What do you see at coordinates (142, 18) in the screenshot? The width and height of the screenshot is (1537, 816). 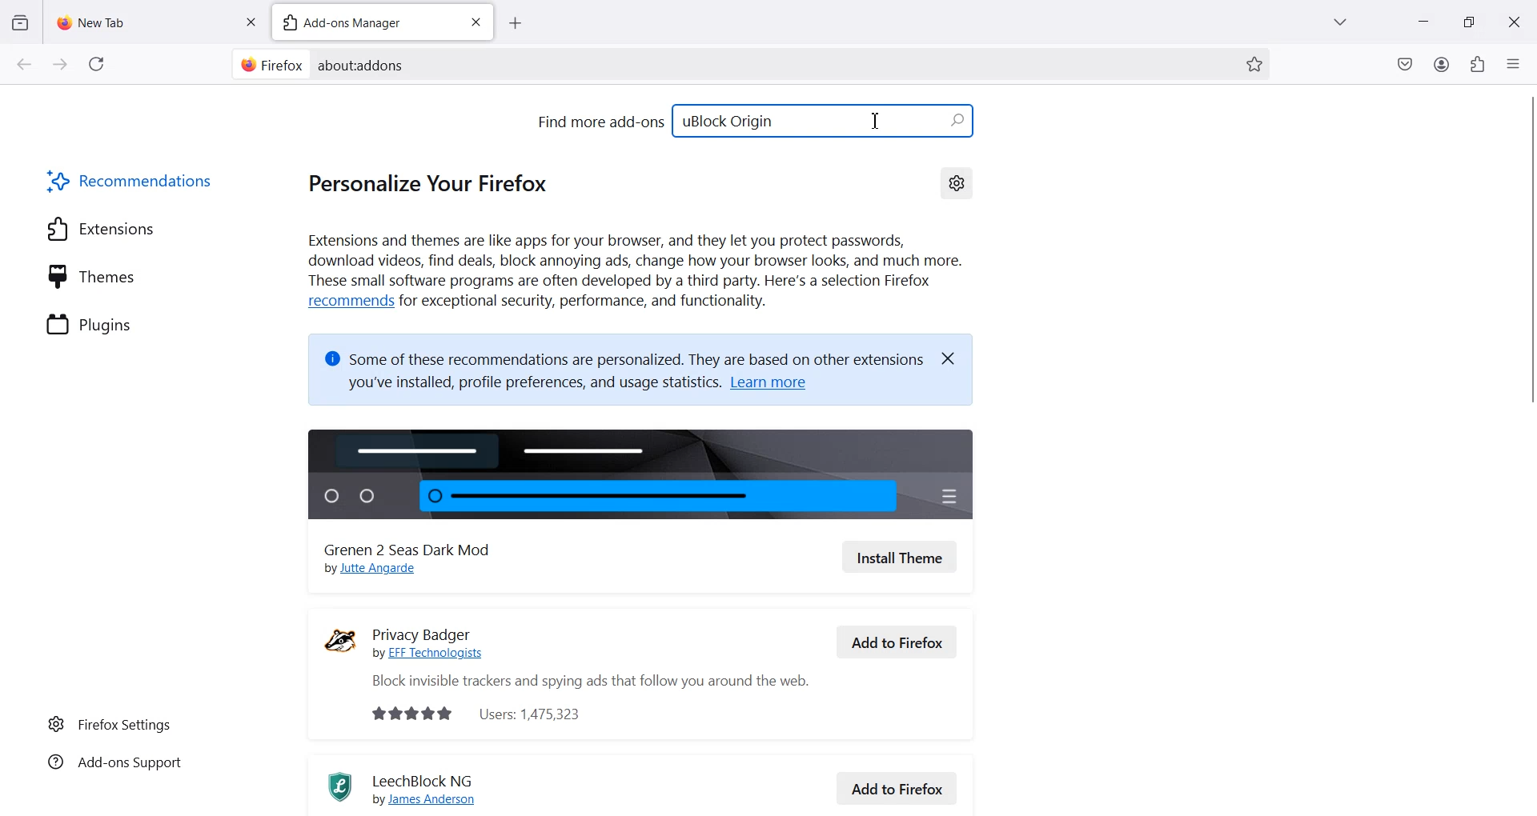 I see `New Tab` at bounding box center [142, 18].